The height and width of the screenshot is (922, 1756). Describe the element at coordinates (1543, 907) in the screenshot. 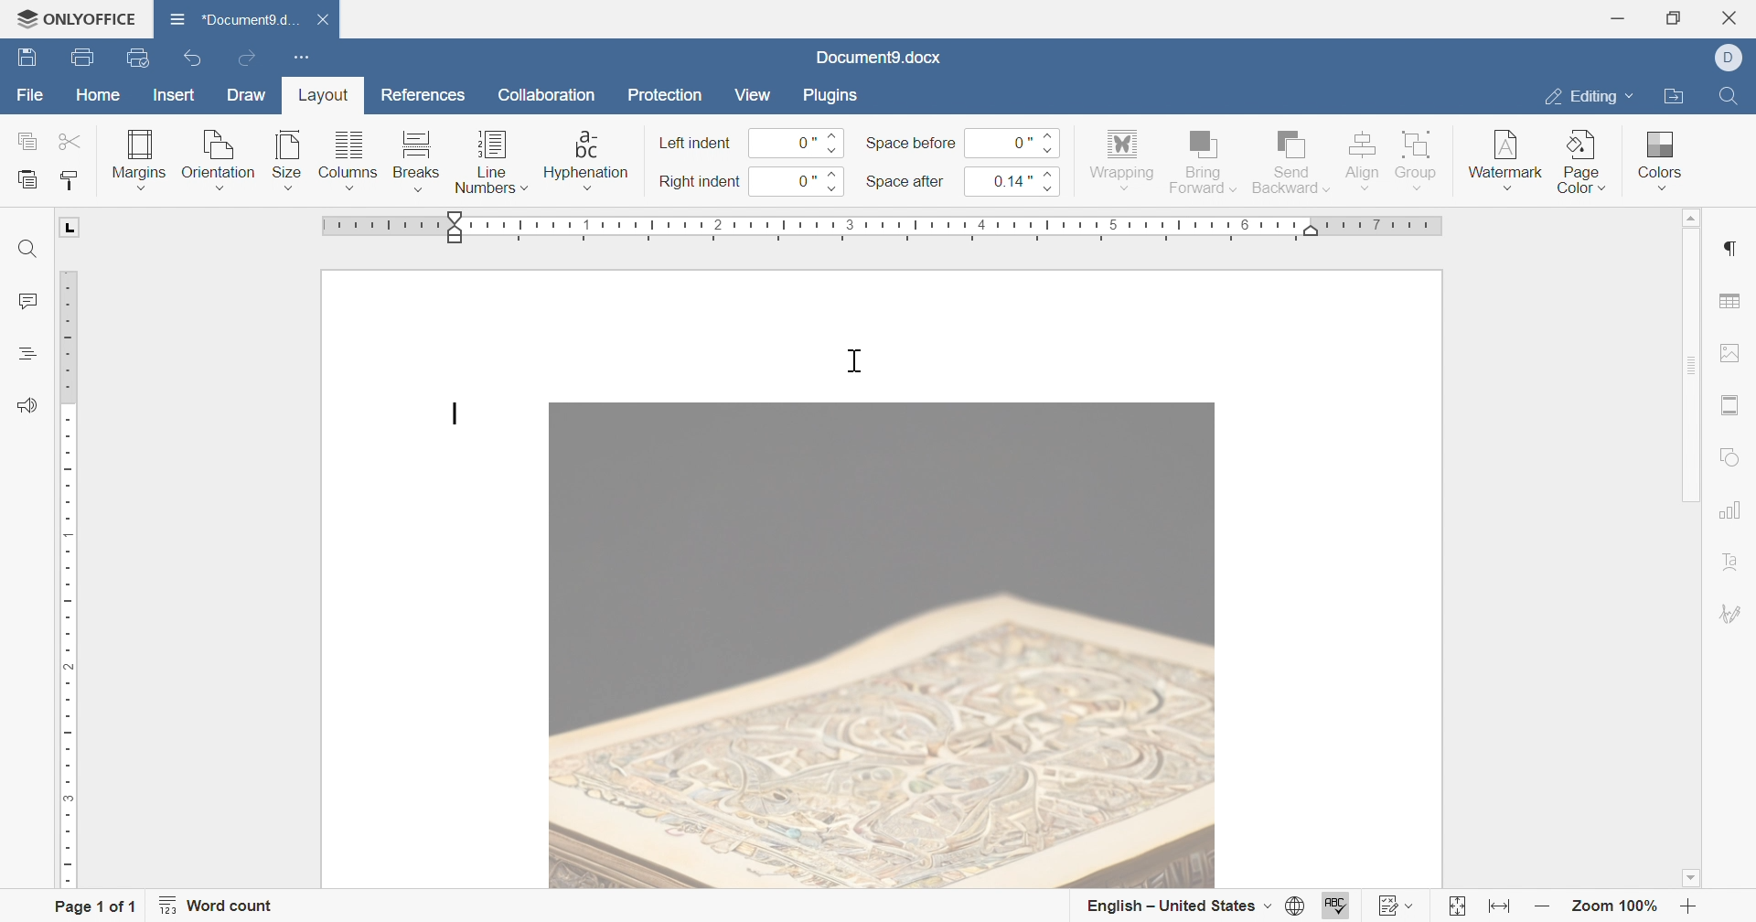

I see `zoom out` at that location.